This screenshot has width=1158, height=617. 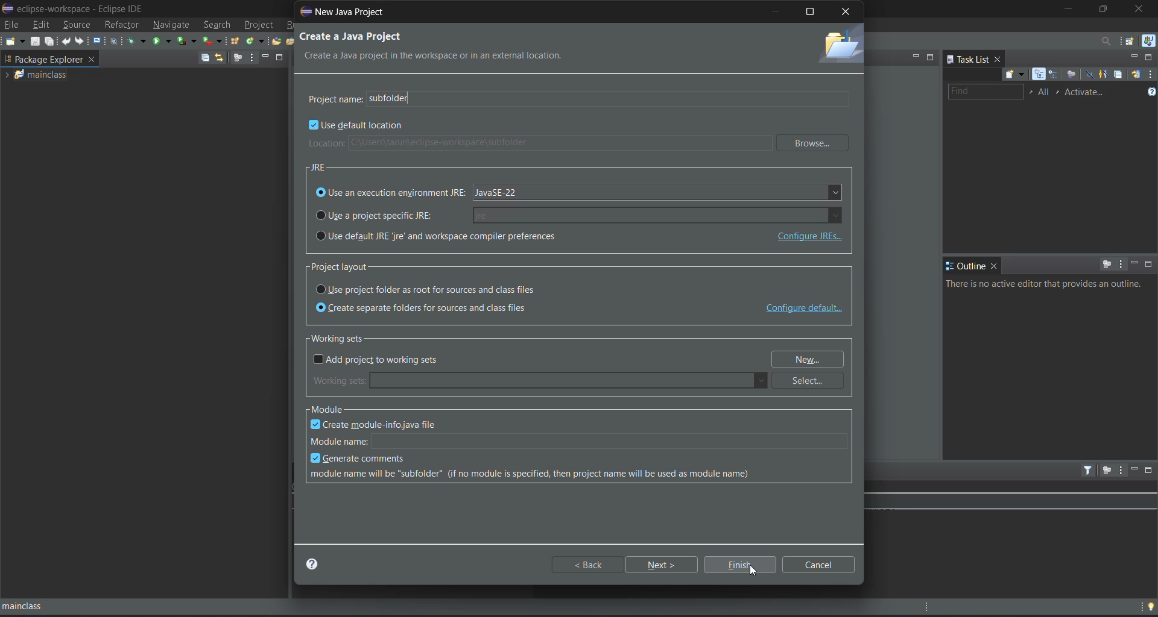 I want to click on metadata, so click(x=536, y=475).